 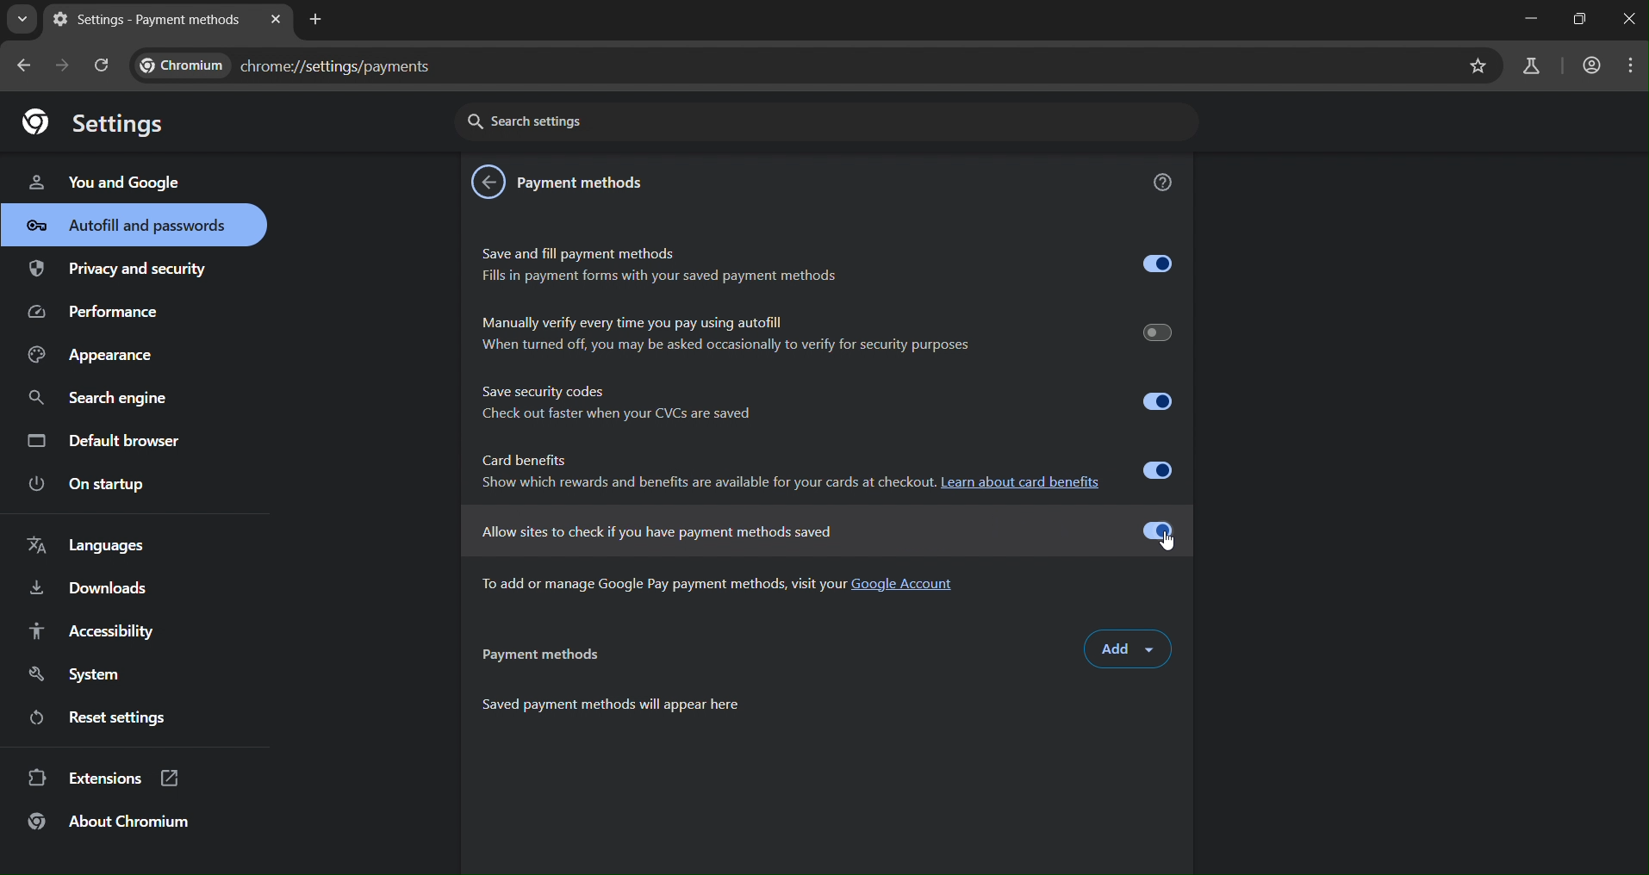 What do you see at coordinates (90, 586) in the screenshot?
I see `downloads` at bounding box center [90, 586].